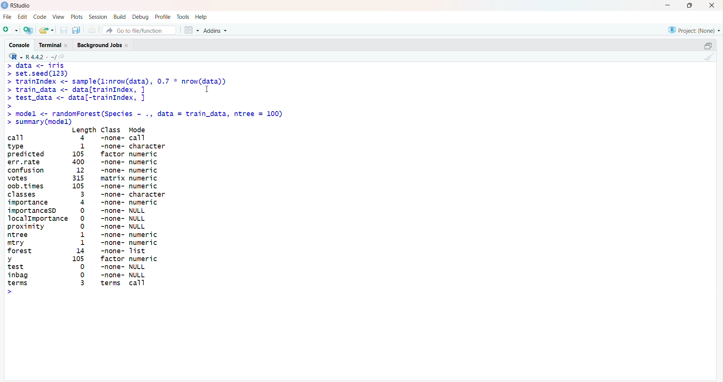 Image resolution: width=723 pixels, height=382 pixels. What do you see at coordinates (77, 17) in the screenshot?
I see `Plots` at bounding box center [77, 17].